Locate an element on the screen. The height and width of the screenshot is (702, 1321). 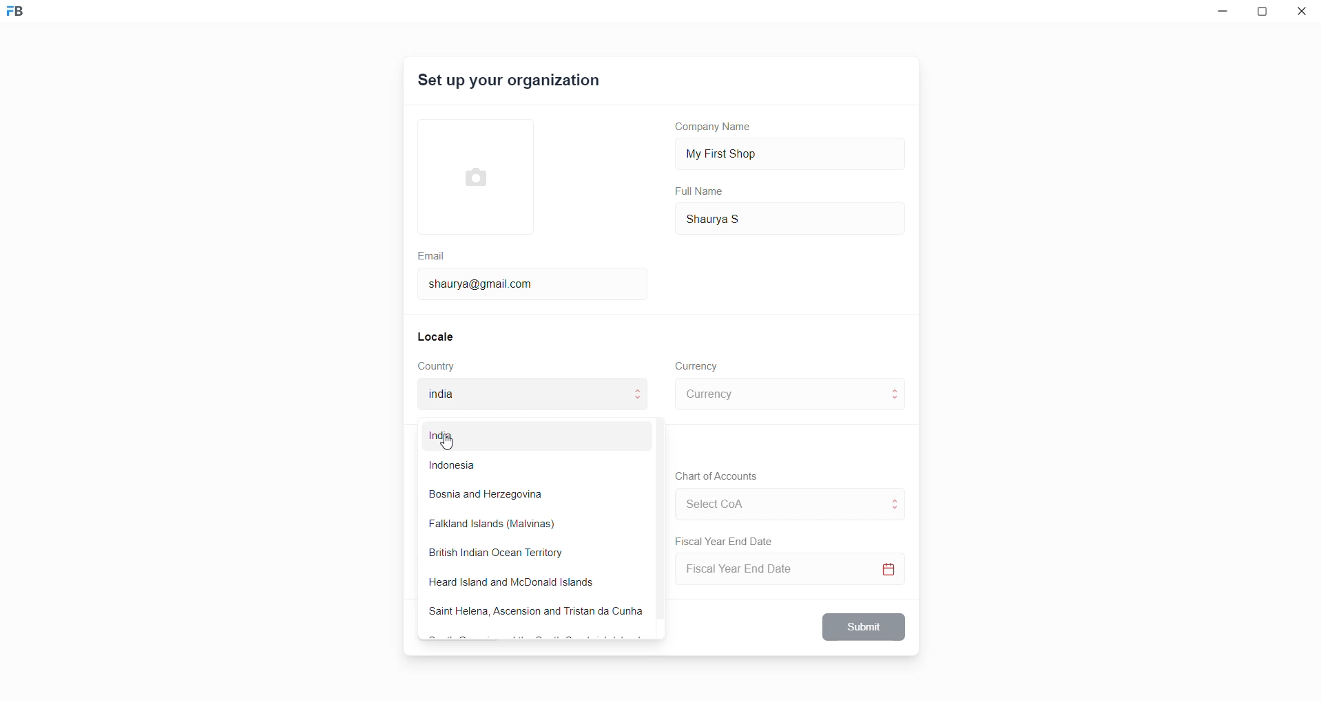
move to below CoA is located at coordinates (896, 511).